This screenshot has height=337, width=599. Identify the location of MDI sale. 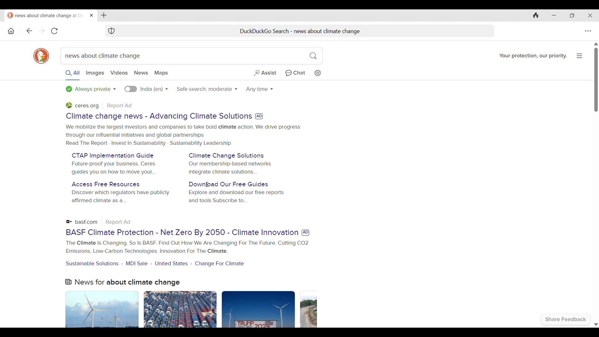
(137, 263).